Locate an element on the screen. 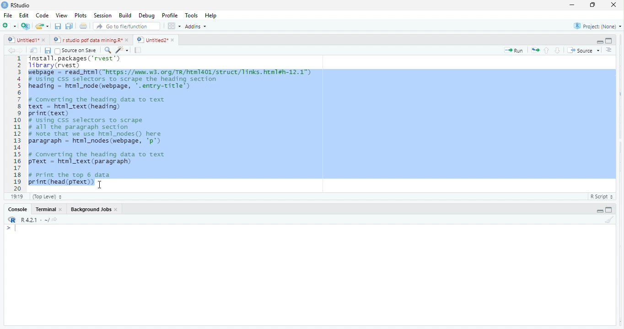  Plots is located at coordinates (80, 16).